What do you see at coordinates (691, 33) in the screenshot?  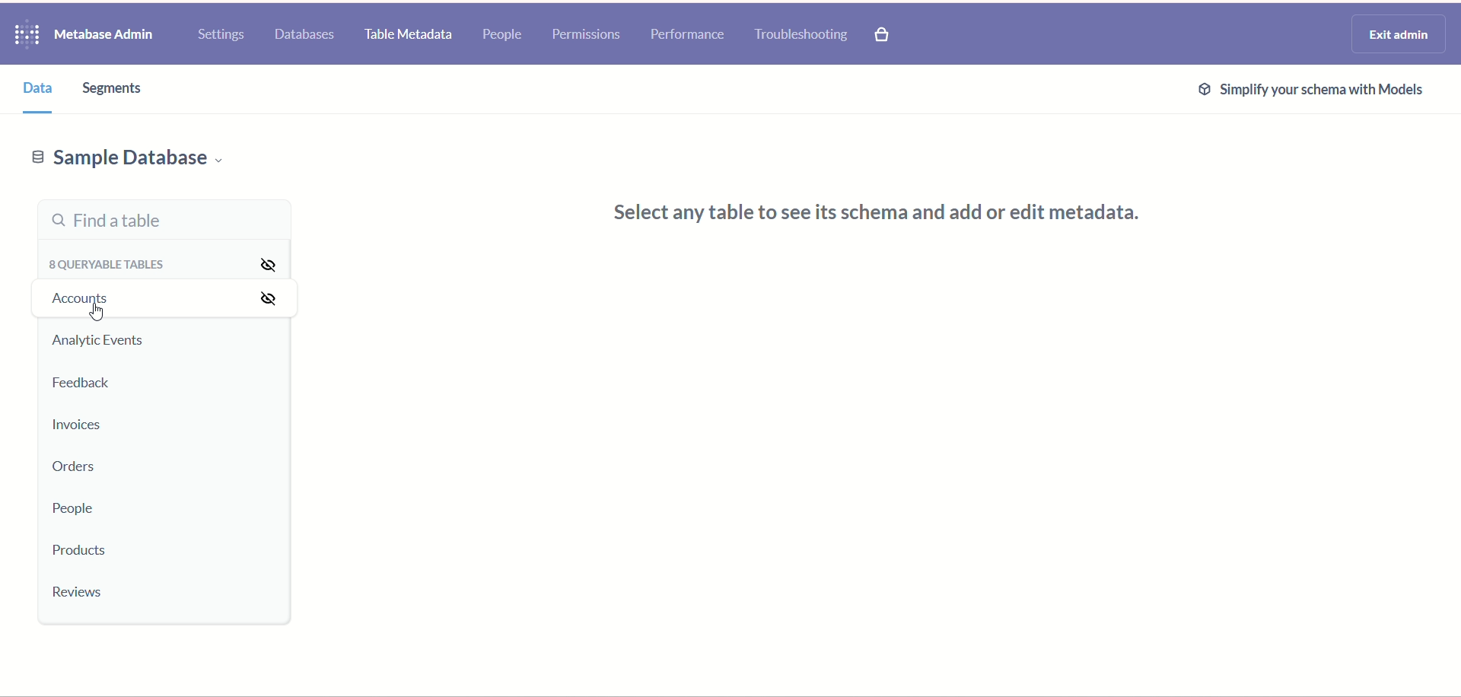 I see `performance` at bounding box center [691, 33].